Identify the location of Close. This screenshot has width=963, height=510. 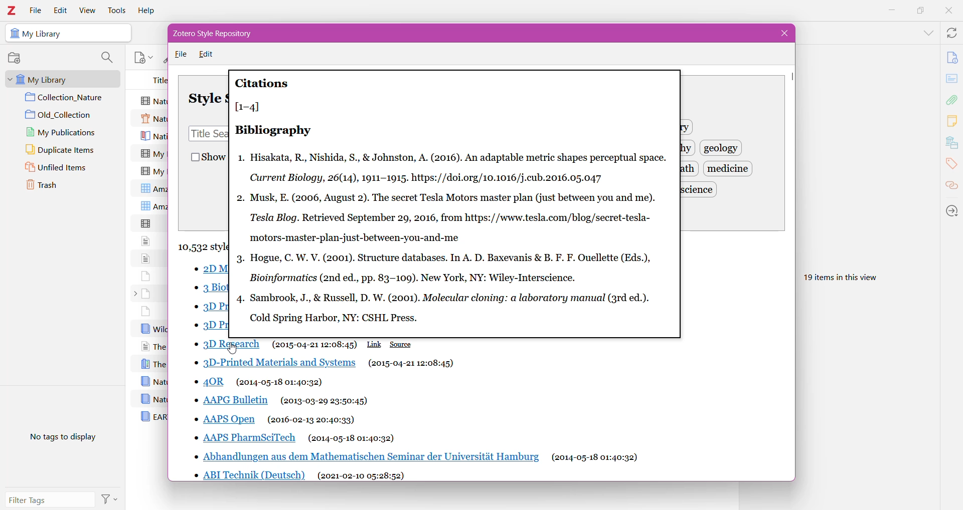
(948, 12).